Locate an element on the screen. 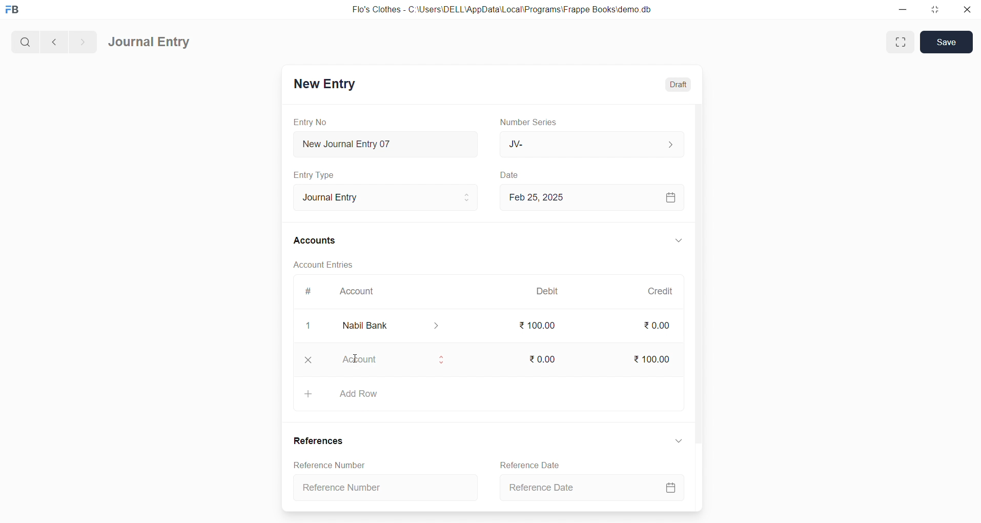 This screenshot has height=523, width=981. Journal Entry is located at coordinates (382, 197).